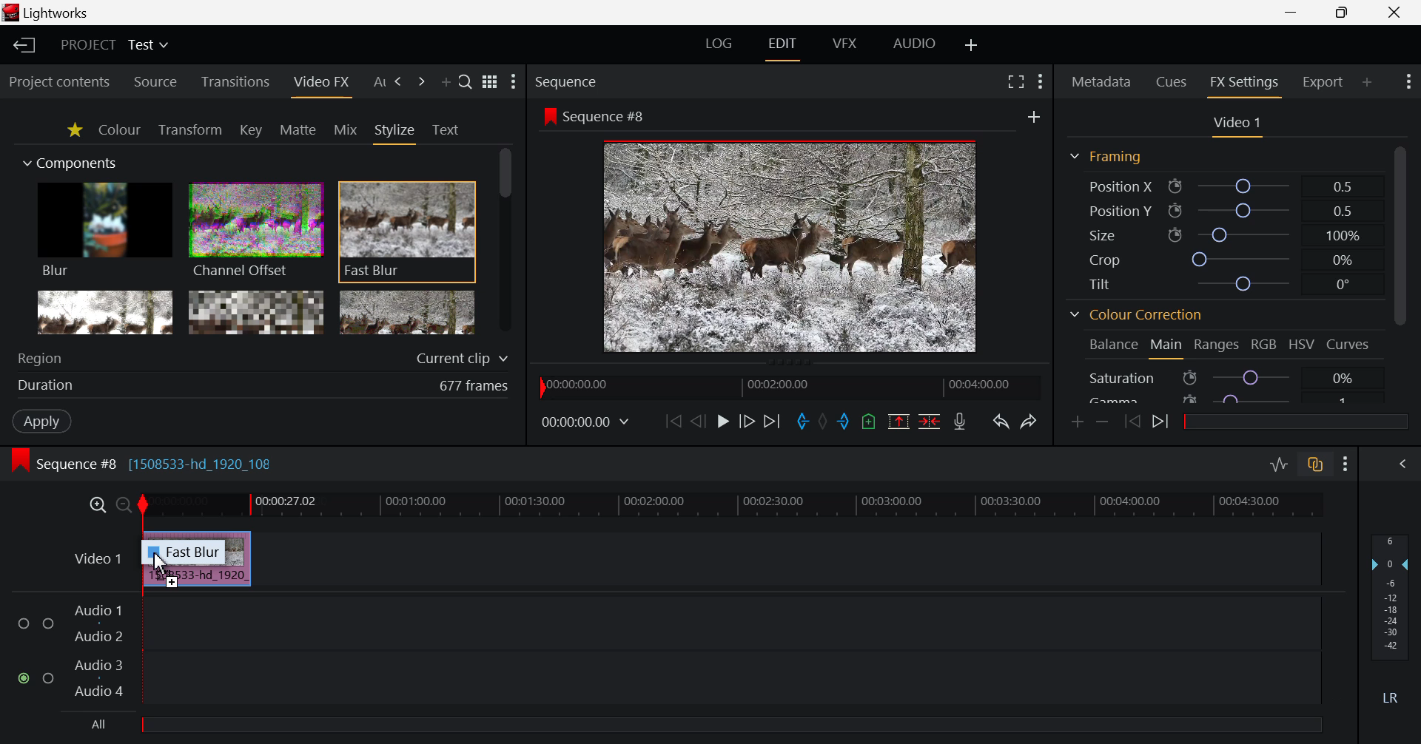 Image resolution: width=1421 pixels, height=744 pixels. I want to click on Tilt, so click(1225, 283).